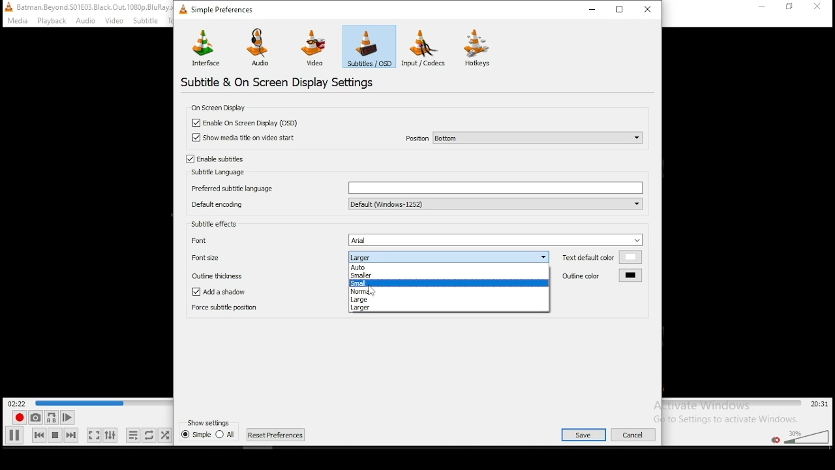 The width and height of the screenshot is (835, 470). I want to click on default encoding, so click(415, 204).